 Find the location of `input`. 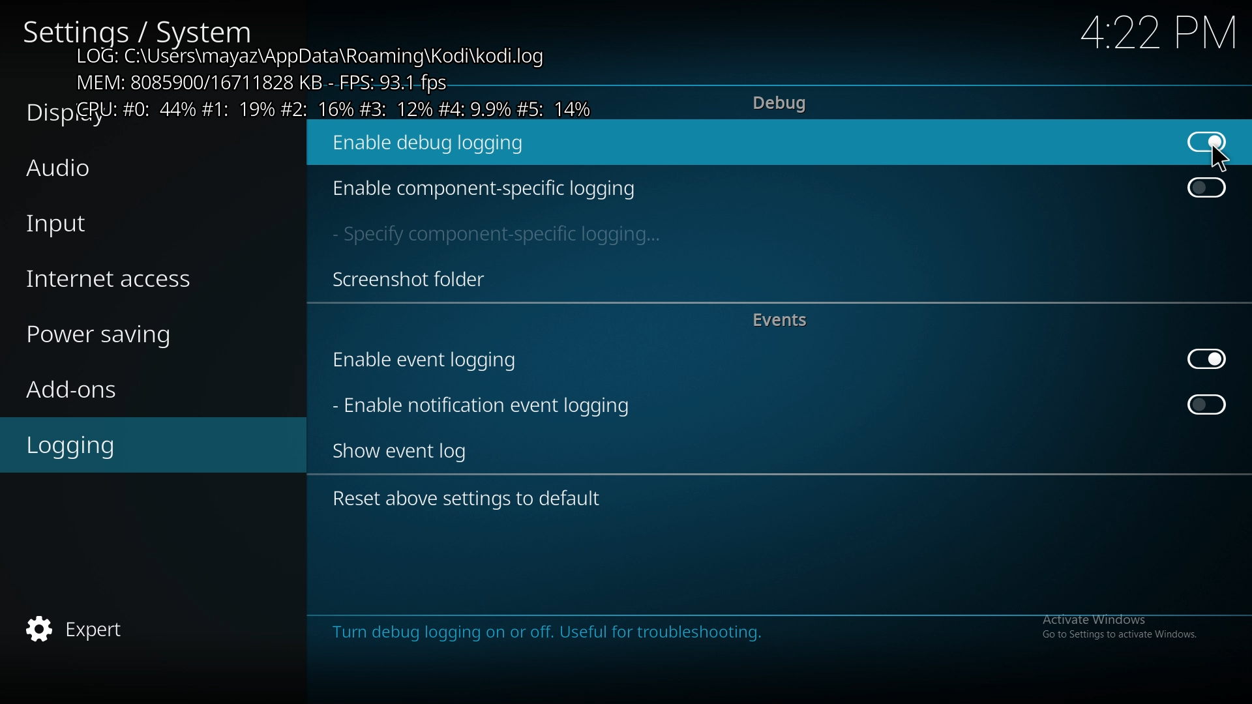

input is located at coordinates (141, 226).